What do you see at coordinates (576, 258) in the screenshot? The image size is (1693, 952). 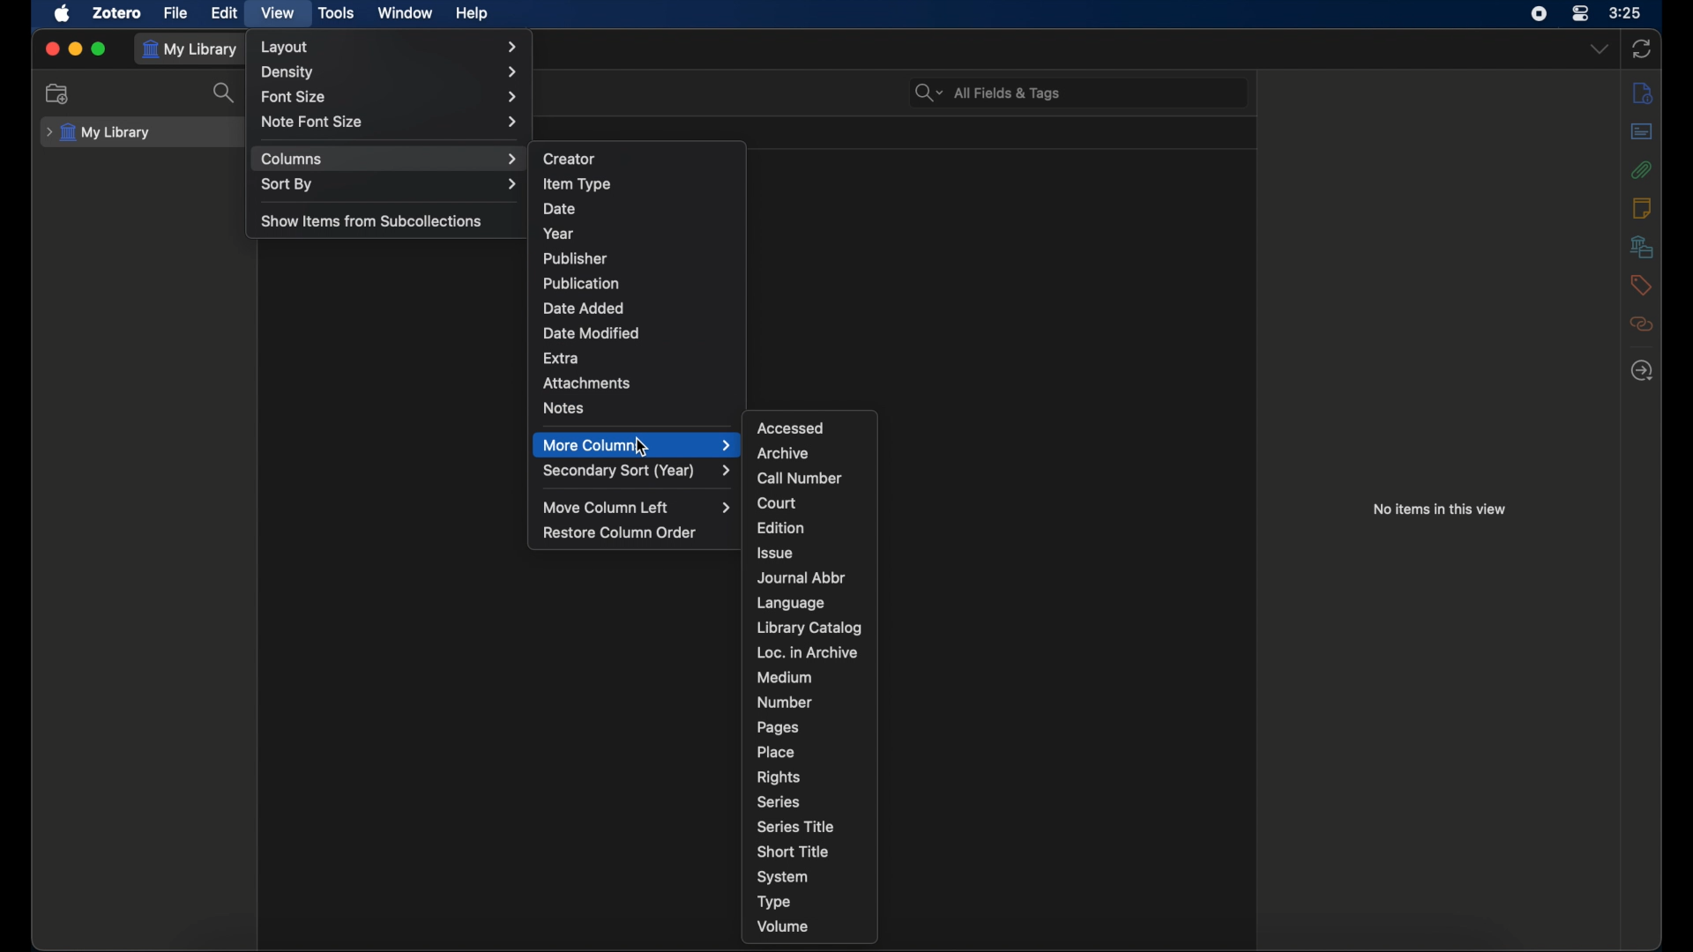 I see `publisher` at bounding box center [576, 258].